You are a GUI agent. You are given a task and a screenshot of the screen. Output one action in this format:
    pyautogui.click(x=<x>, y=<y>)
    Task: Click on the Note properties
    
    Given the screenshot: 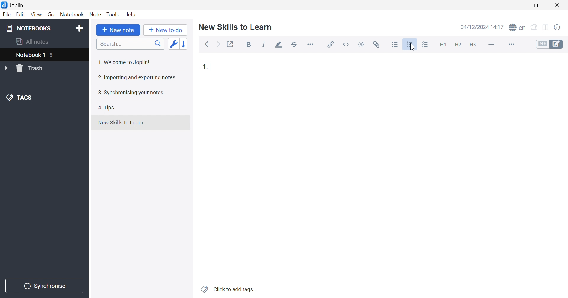 What is the action you would take?
    pyautogui.click(x=557, y=27)
    